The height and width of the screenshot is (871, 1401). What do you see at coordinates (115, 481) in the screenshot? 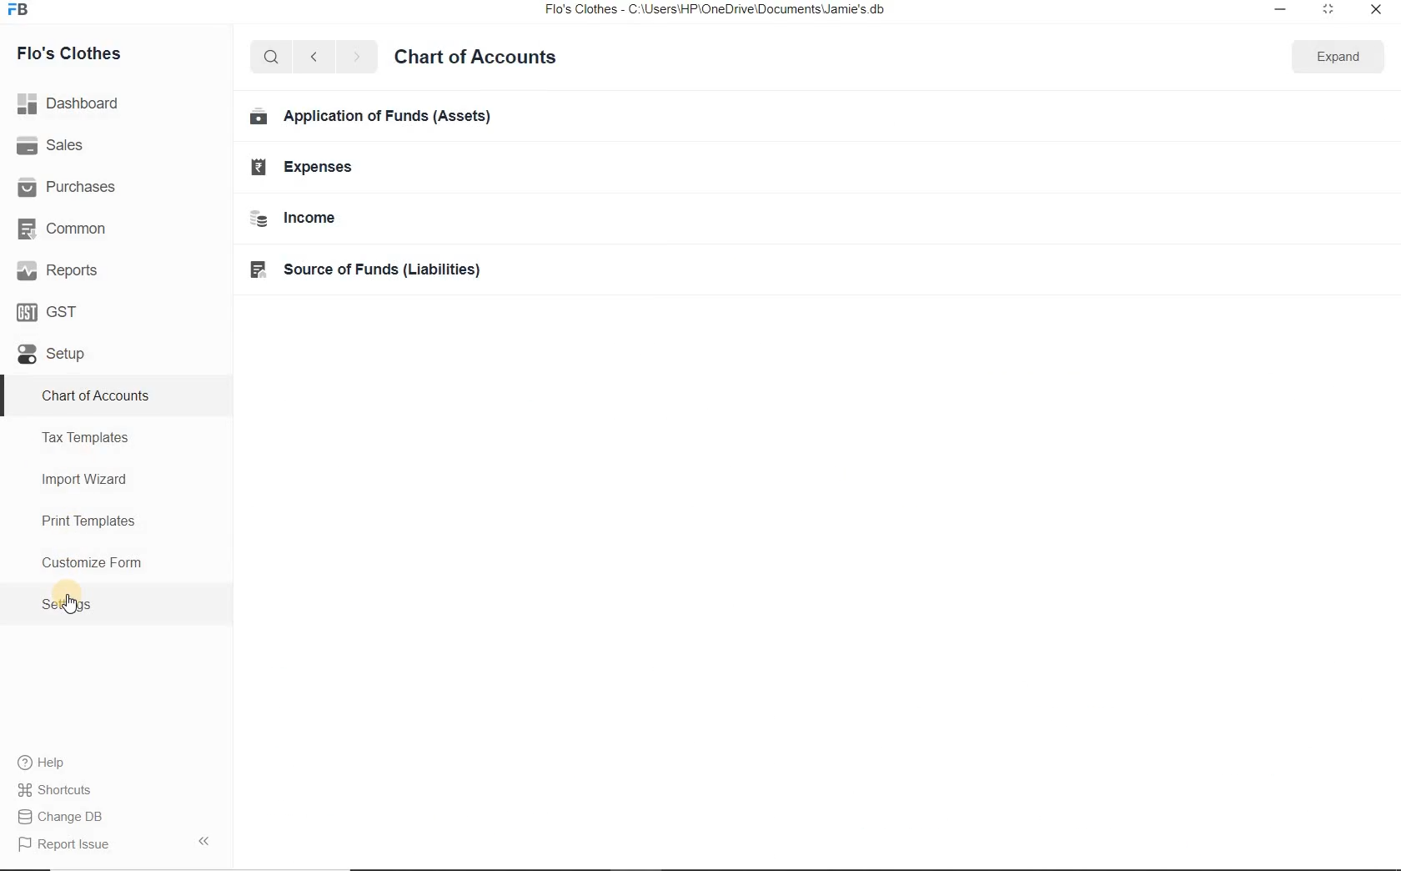
I see `Import Wizard` at bounding box center [115, 481].